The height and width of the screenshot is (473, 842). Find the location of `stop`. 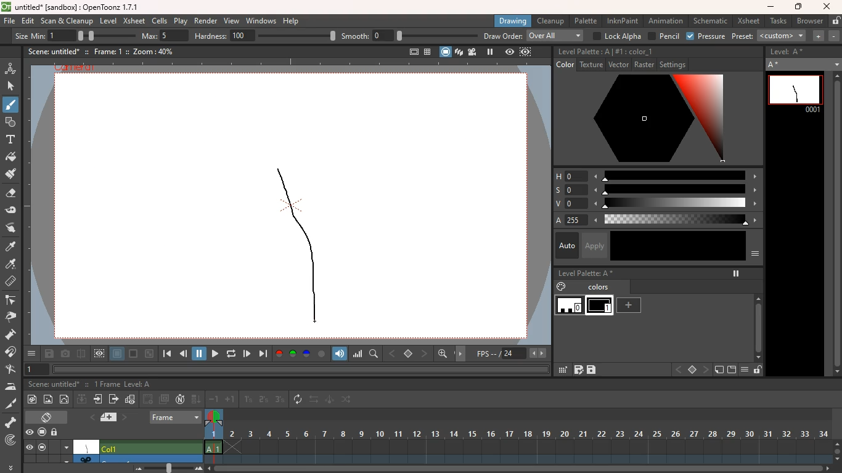

stop is located at coordinates (409, 354).